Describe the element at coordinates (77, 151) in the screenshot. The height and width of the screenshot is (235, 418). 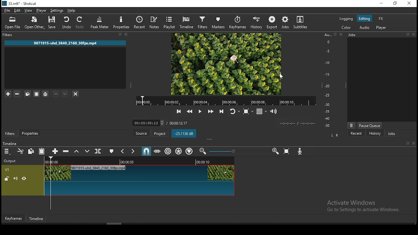
I see `lift` at that location.